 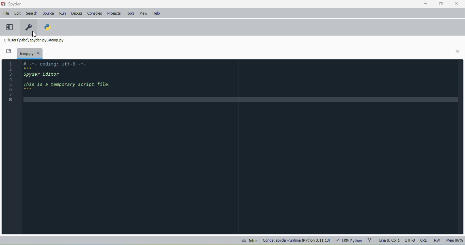 What do you see at coordinates (454, 240) in the screenshot?
I see `mem 85%` at bounding box center [454, 240].